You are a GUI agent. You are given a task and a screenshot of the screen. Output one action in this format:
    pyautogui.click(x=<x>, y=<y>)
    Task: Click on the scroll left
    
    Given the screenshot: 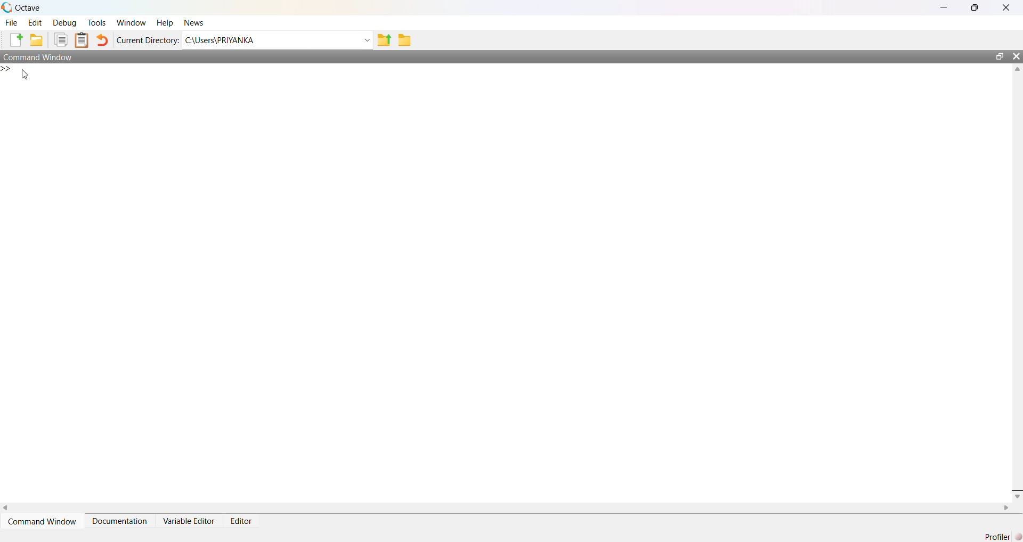 What is the action you would take?
    pyautogui.click(x=6, y=507)
    